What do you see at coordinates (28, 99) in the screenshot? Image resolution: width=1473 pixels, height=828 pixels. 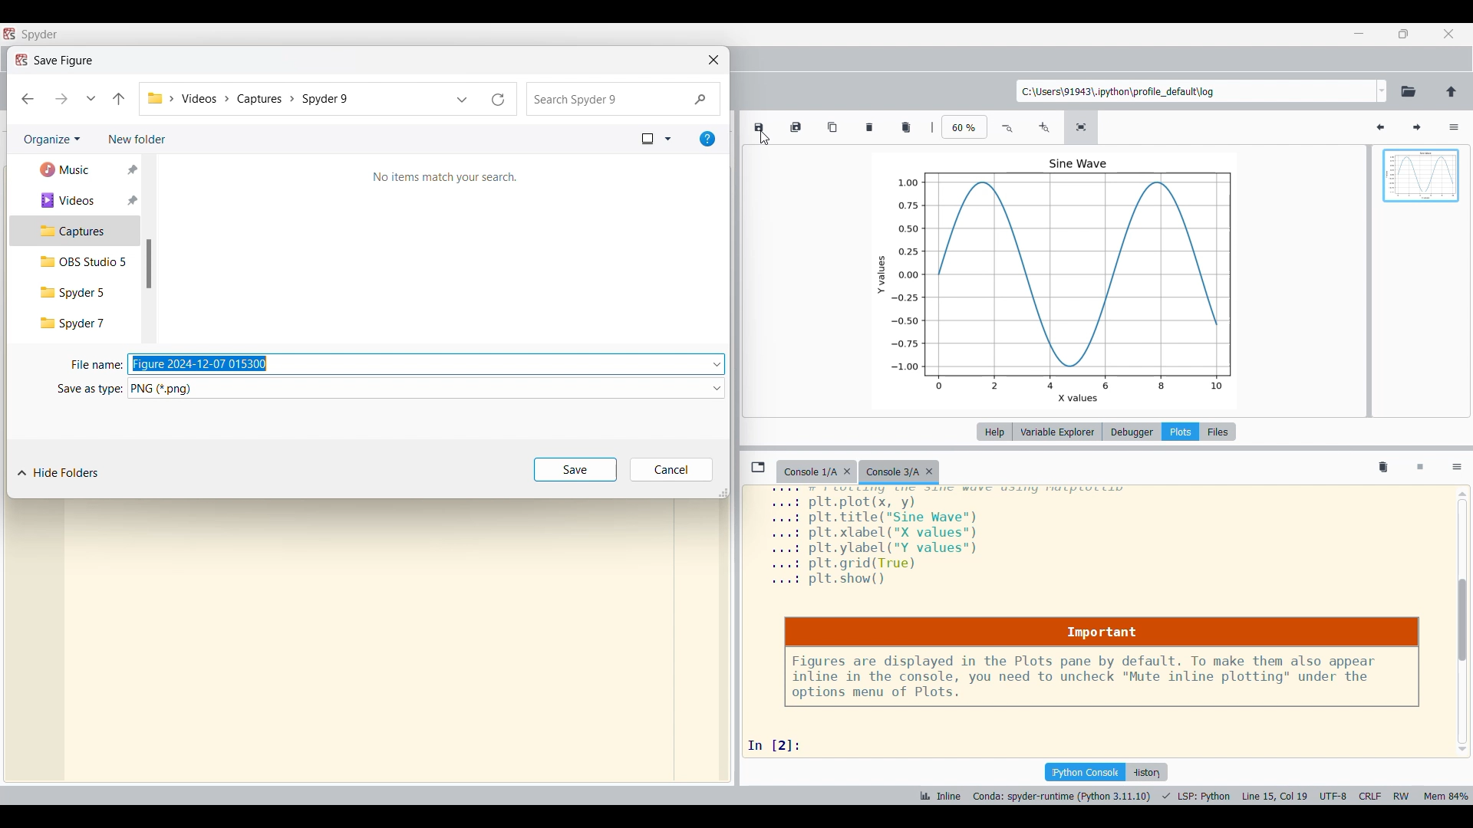 I see `Back` at bounding box center [28, 99].